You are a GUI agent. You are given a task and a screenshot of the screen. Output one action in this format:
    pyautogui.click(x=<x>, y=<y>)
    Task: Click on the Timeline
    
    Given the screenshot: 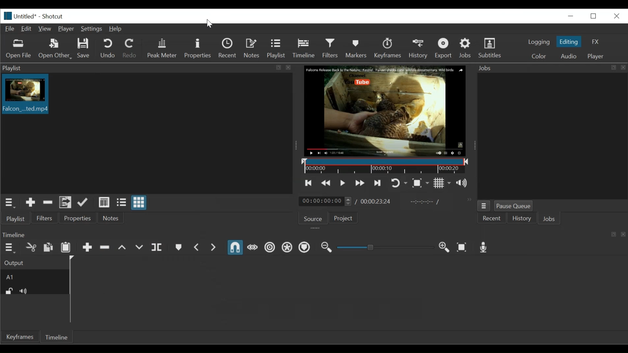 What is the action you would take?
    pyautogui.click(x=58, y=337)
    